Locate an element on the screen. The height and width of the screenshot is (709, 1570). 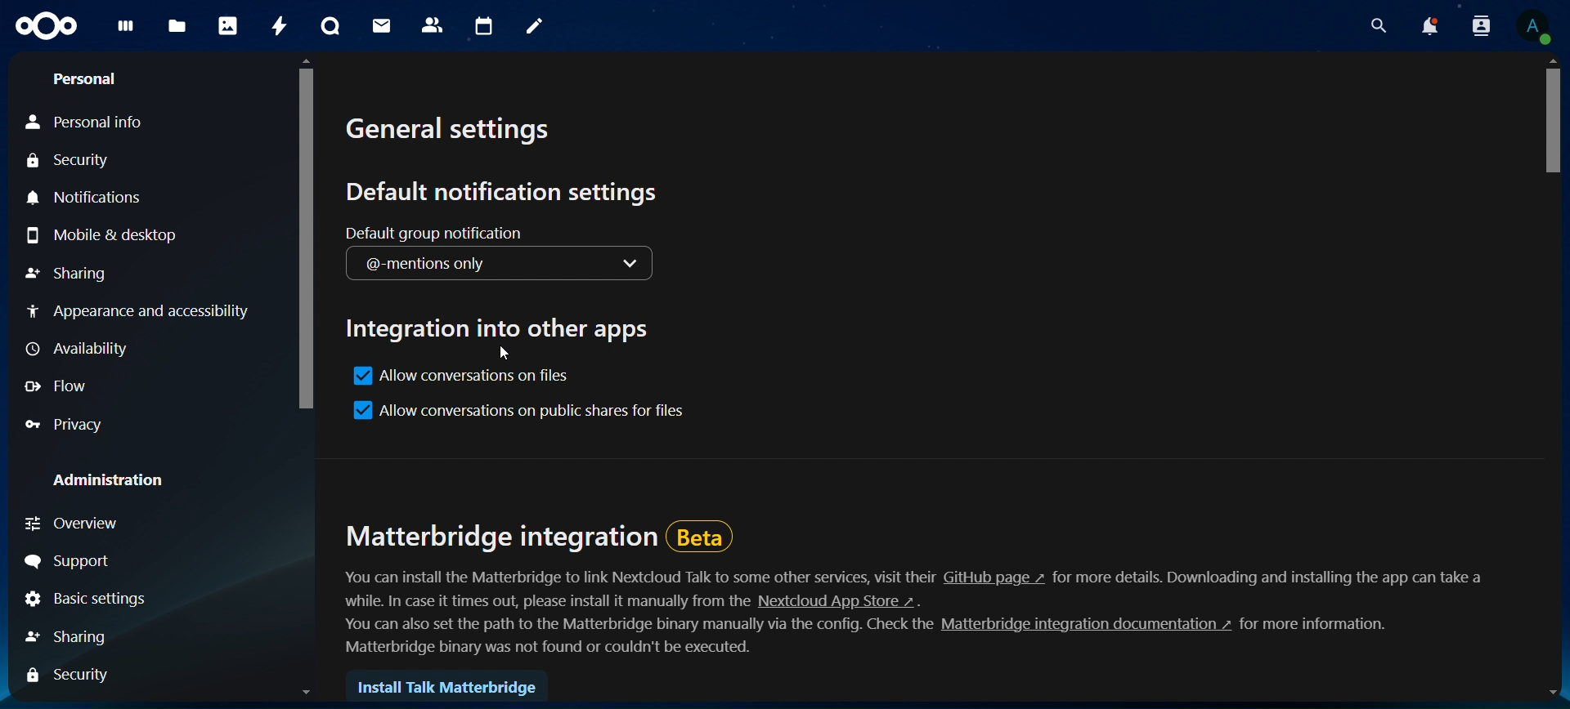
sharing is located at coordinates (75, 636).